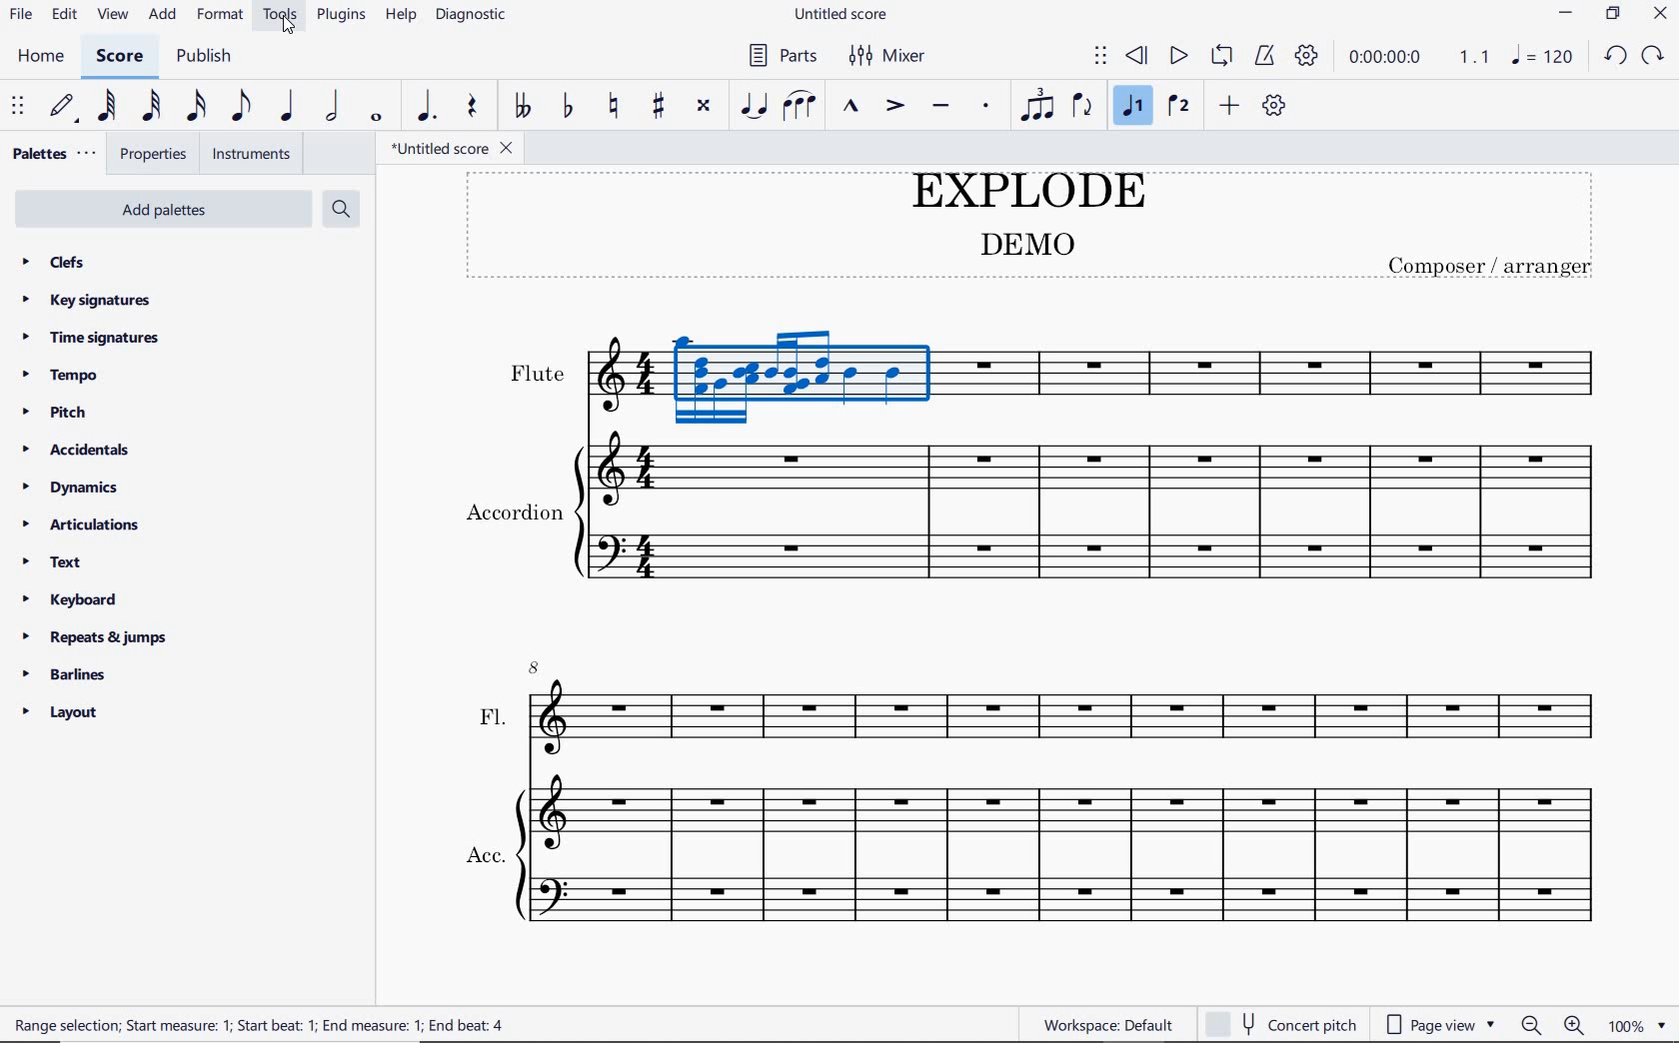 The width and height of the screenshot is (1679, 1043). What do you see at coordinates (942, 109) in the screenshot?
I see `tenuto` at bounding box center [942, 109].